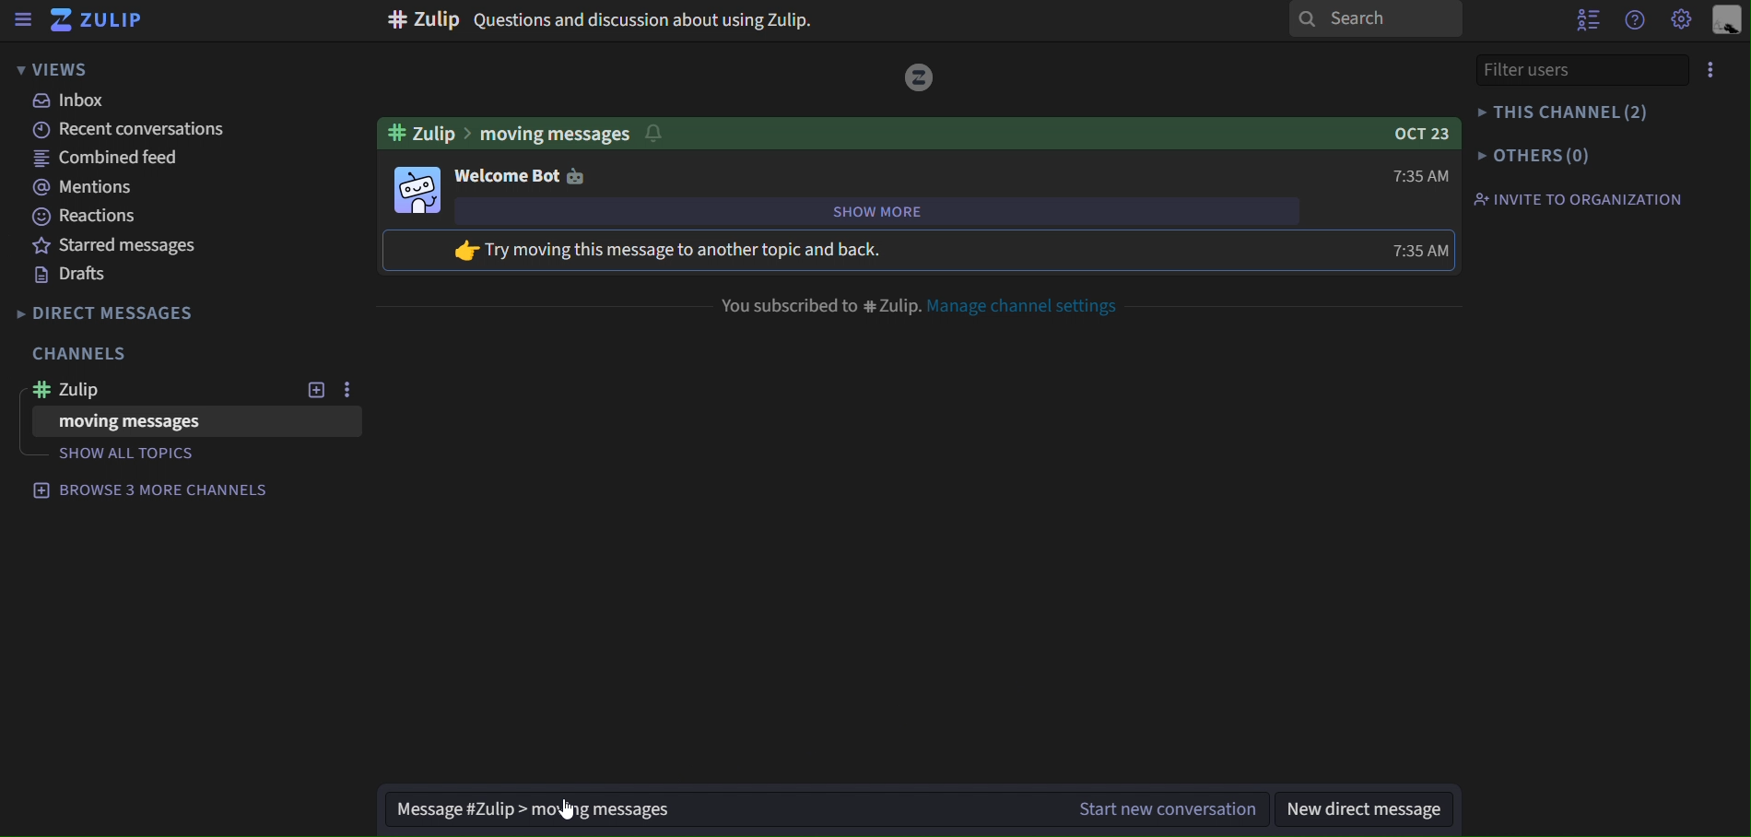 Image resolution: width=1751 pixels, height=837 pixels. Describe the element at coordinates (417, 188) in the screenshot. I see `bot image` at that location.